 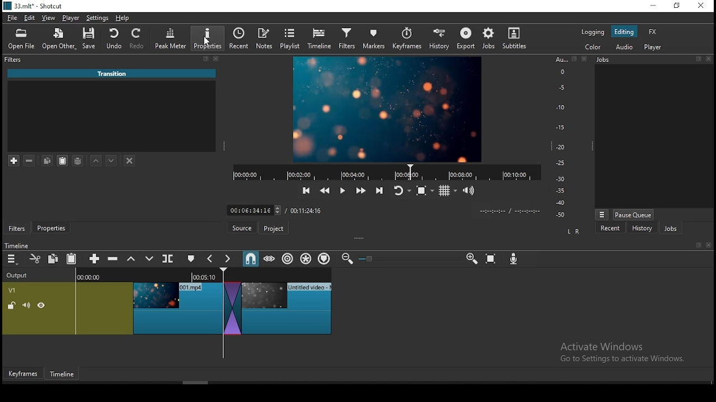 I want to click on snap, so click(x=250, y=259).